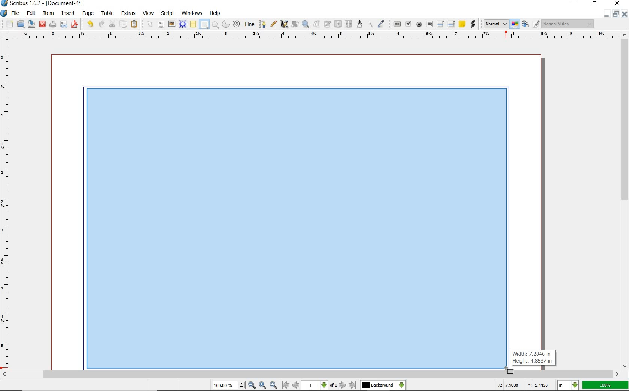 Image resolution: width=629 pixels, height=391 pixels. Describe the element at coordinates (383, 385) in the screenshot. I see `Background` at that location.